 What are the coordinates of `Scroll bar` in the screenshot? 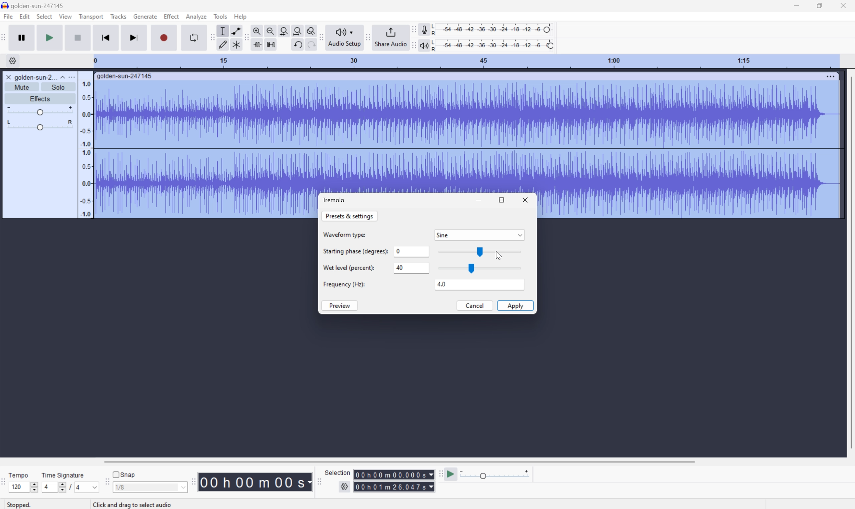 It's located at (403, 460).